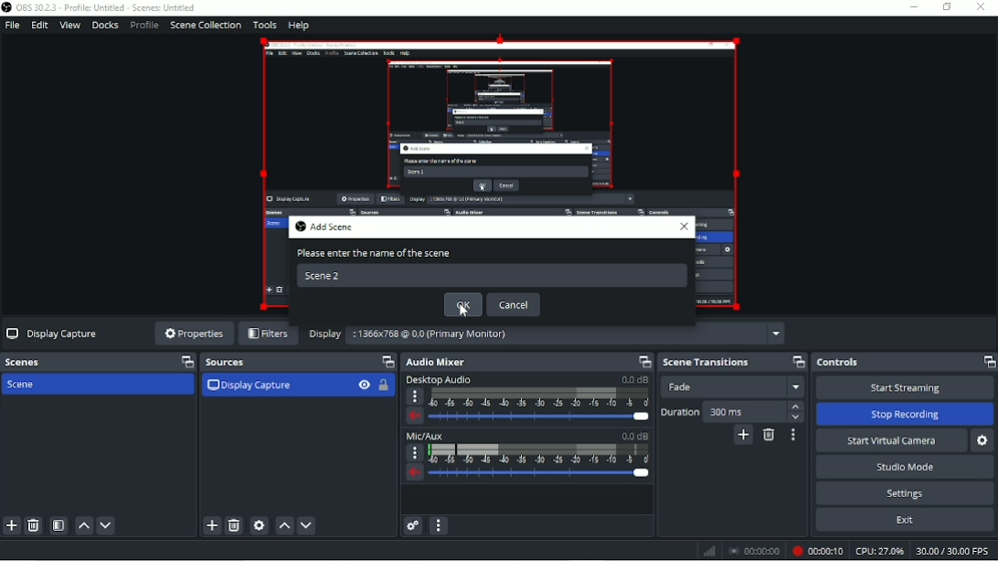 The width and height of the screenshot is (998, 561). What do you see at coordinates (69, 26) in the screenshot?
I see `View` at bounding box center [69, 26].